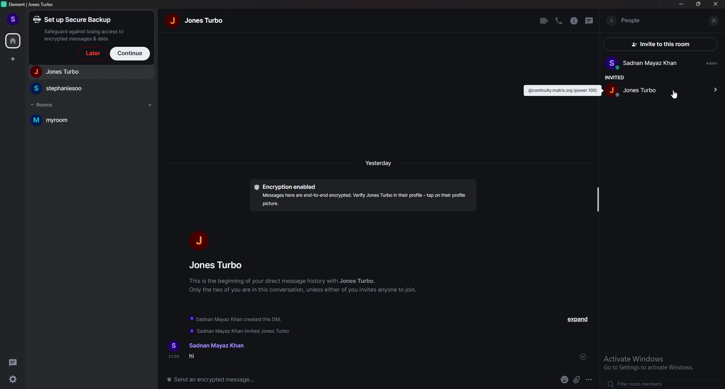 This screenshot has height=389, width=725. I want to click on name, so click(215, 346).